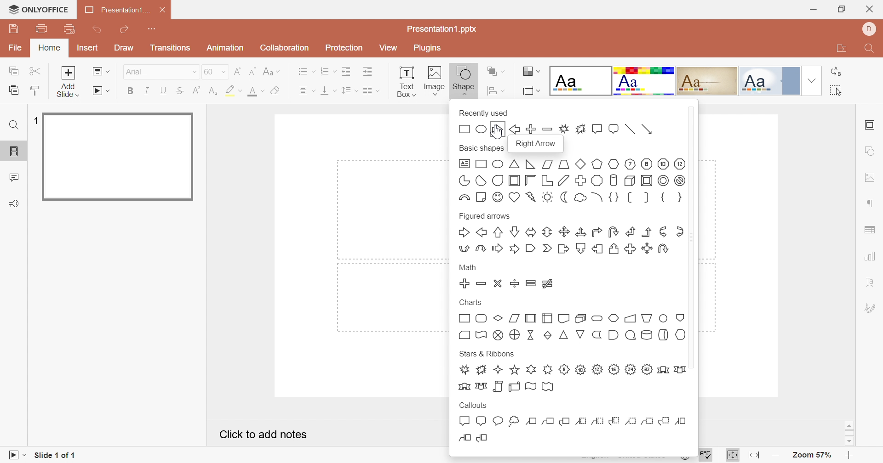 The width and height of the screenshot is (883, 463). I want to click on Recently used icons, so click(557, 128).